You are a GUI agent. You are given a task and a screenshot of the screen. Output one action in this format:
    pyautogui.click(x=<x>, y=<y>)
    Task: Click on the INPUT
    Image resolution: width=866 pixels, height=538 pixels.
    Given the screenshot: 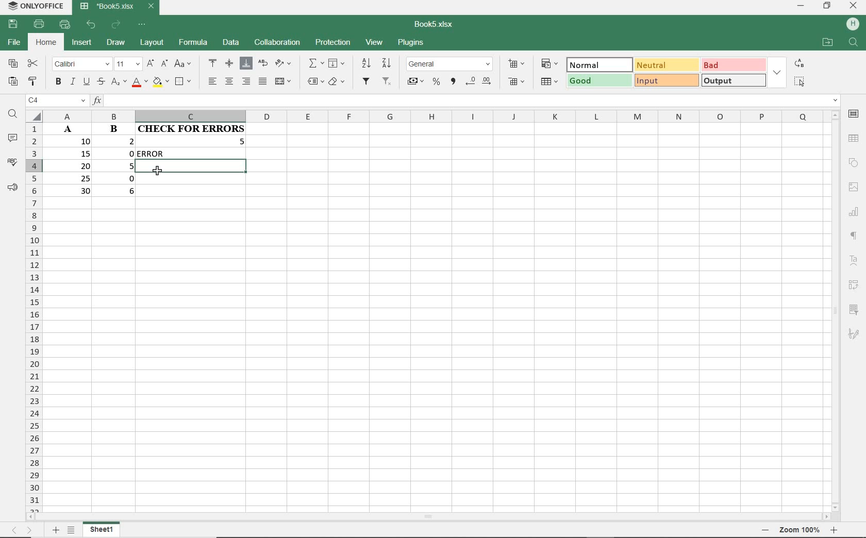 What is the action you would take?
    pyautogui.click(x=666, y=80)
    